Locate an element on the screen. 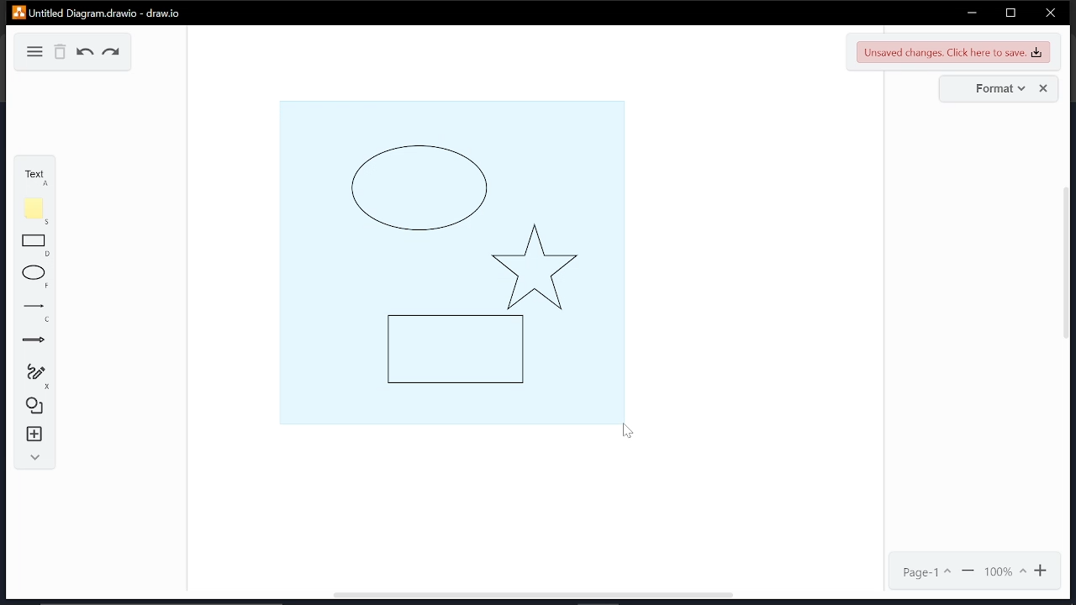 This screenshot has width=1076, height=605. zoom in is located at coordinates (1043, 571).